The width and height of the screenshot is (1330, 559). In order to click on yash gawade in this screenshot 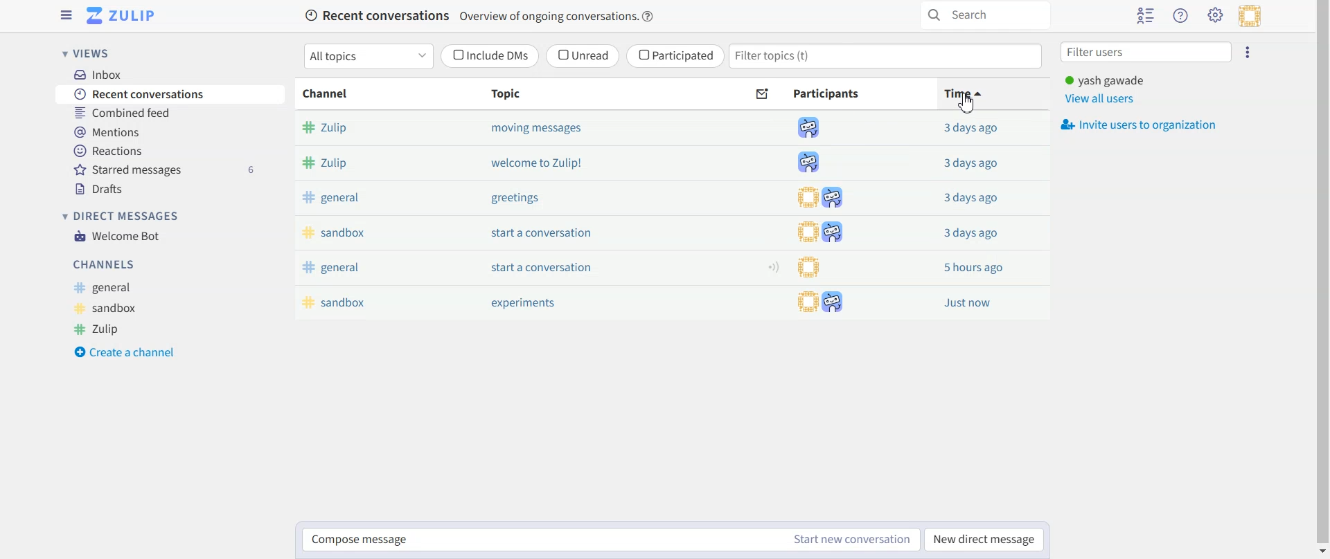, I will do `click(1107, 81)`.